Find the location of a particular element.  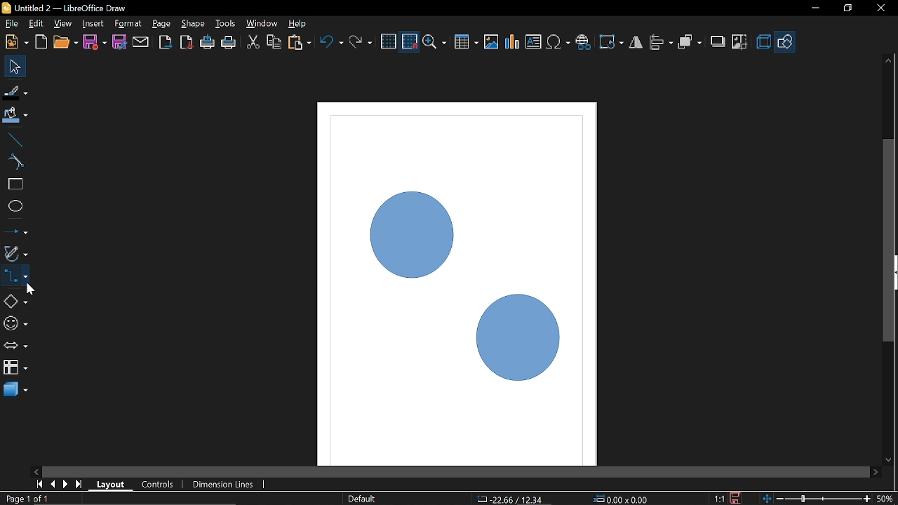

Window is located at coordinates (262, 24).